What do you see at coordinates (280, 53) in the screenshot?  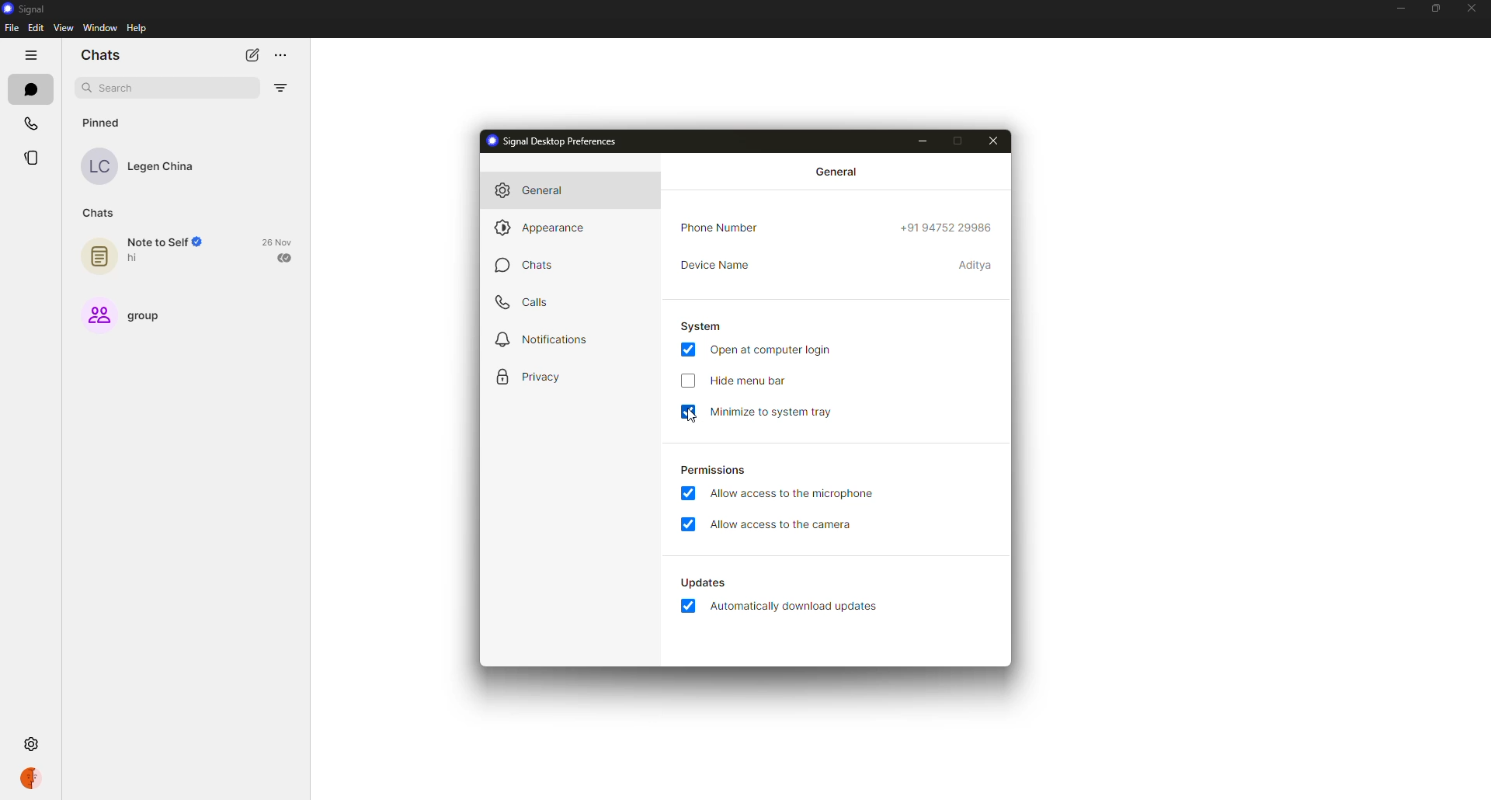 I see `more` at bounding box center [280, 53].